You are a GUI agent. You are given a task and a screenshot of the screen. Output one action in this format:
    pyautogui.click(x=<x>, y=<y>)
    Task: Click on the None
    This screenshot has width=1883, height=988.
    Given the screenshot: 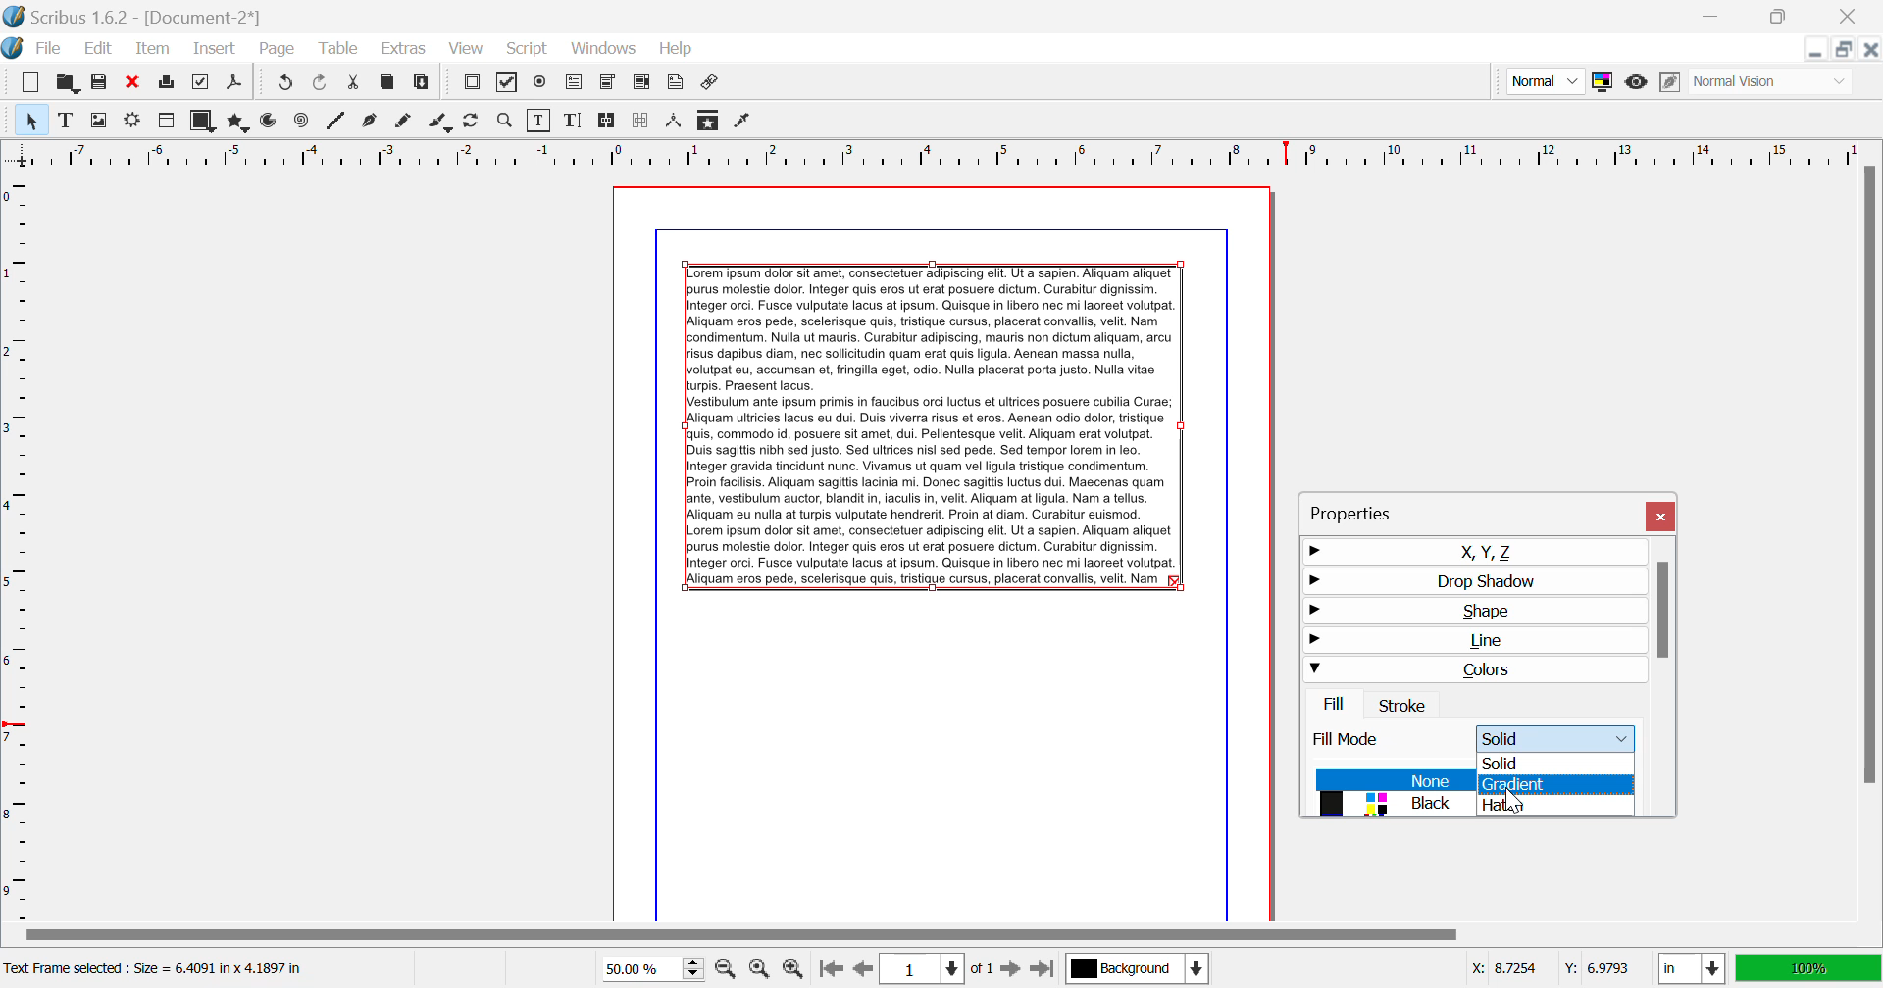 What is the action you would take?
    pyautogui.click(x=1393, y=780)
    